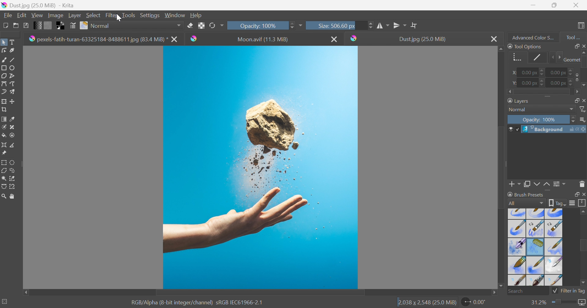  What do you see at coordinates (583, 46) in the screenshot?
I see `Close` at bounding box center [583, 46].